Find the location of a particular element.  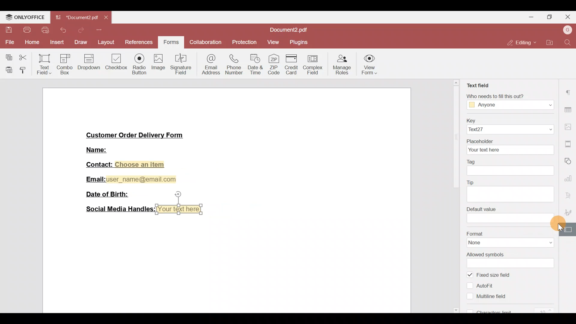

Default value is located at coordinates (506, 215).